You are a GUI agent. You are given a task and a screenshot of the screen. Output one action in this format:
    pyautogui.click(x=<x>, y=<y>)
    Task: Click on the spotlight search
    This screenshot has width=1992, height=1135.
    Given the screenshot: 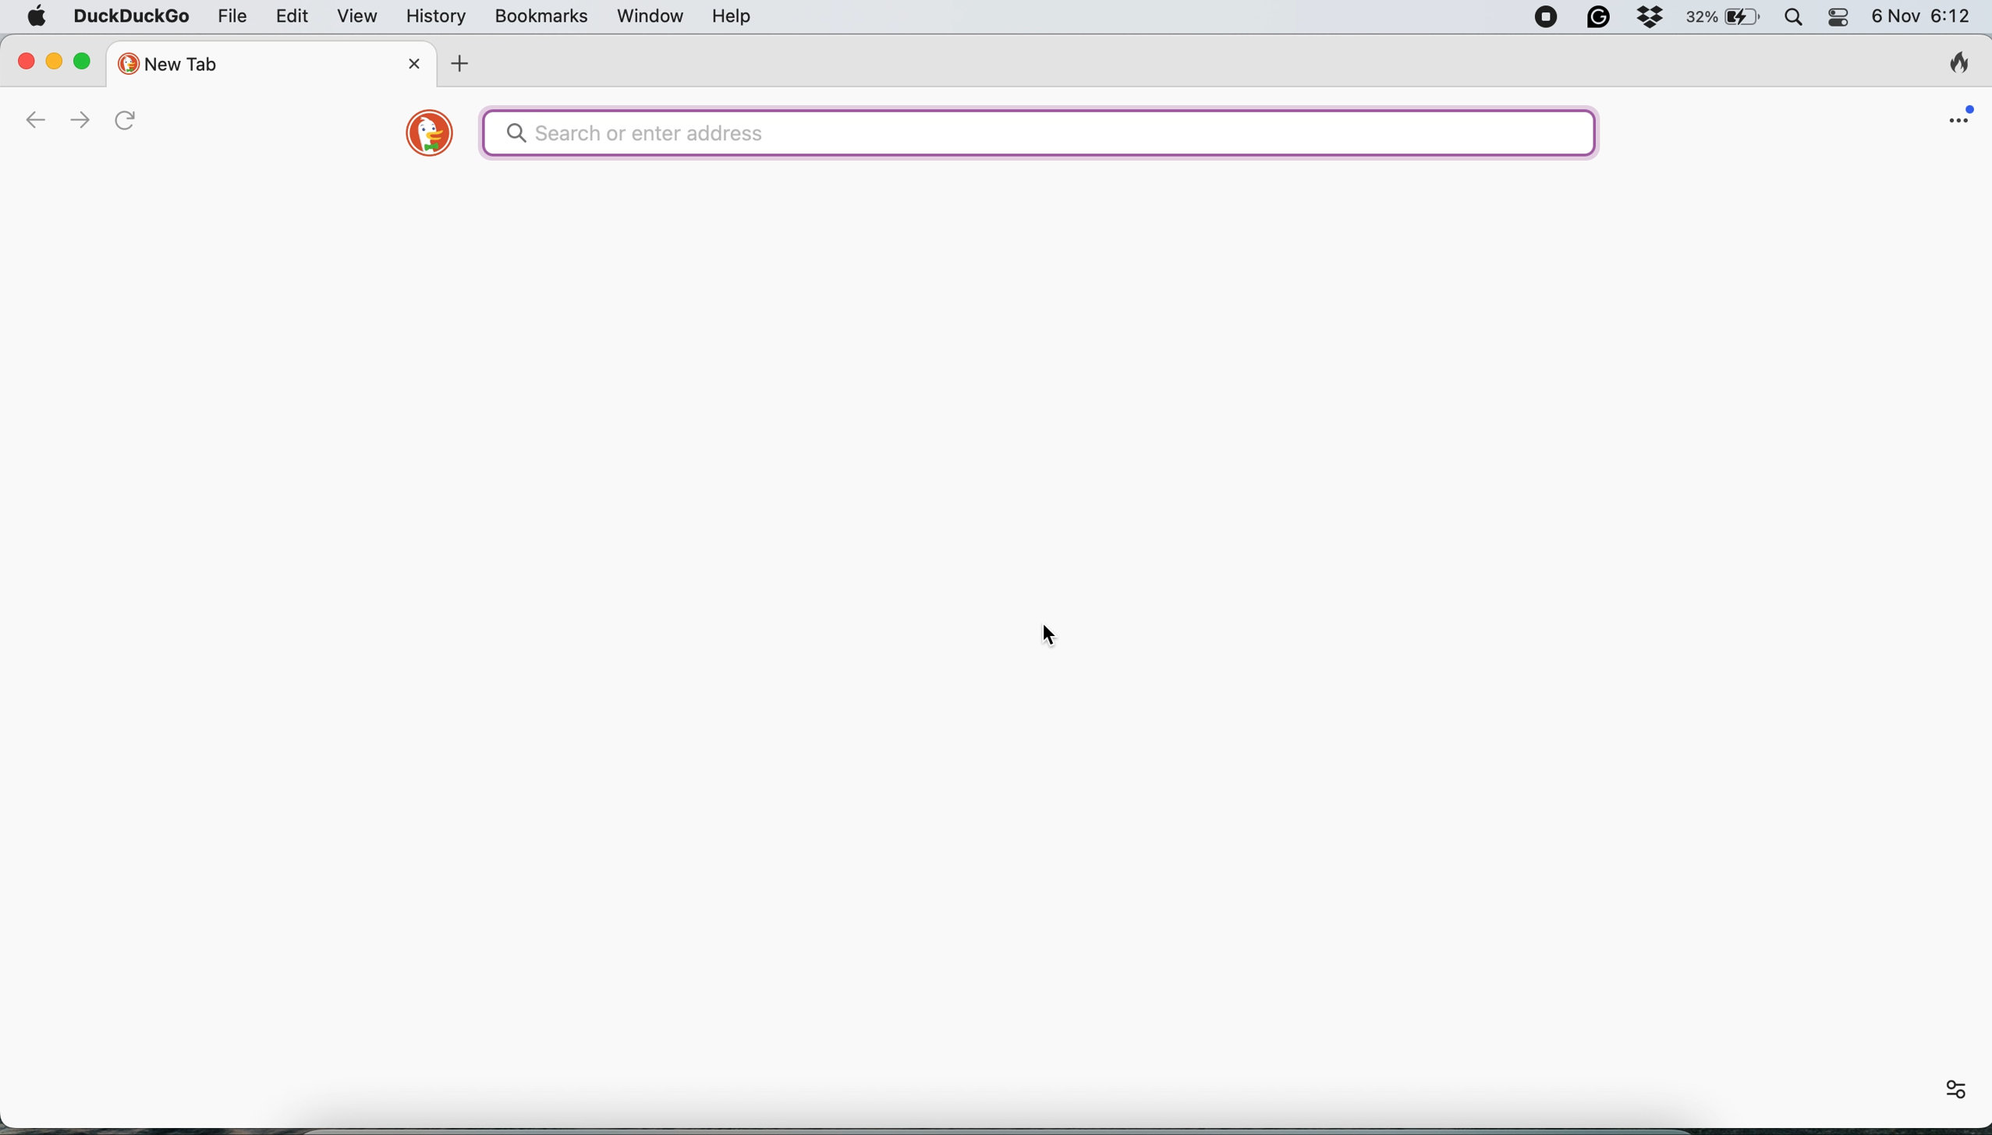 What is the action you would take?
    pyautogui.click(x=1795, y=17)
    